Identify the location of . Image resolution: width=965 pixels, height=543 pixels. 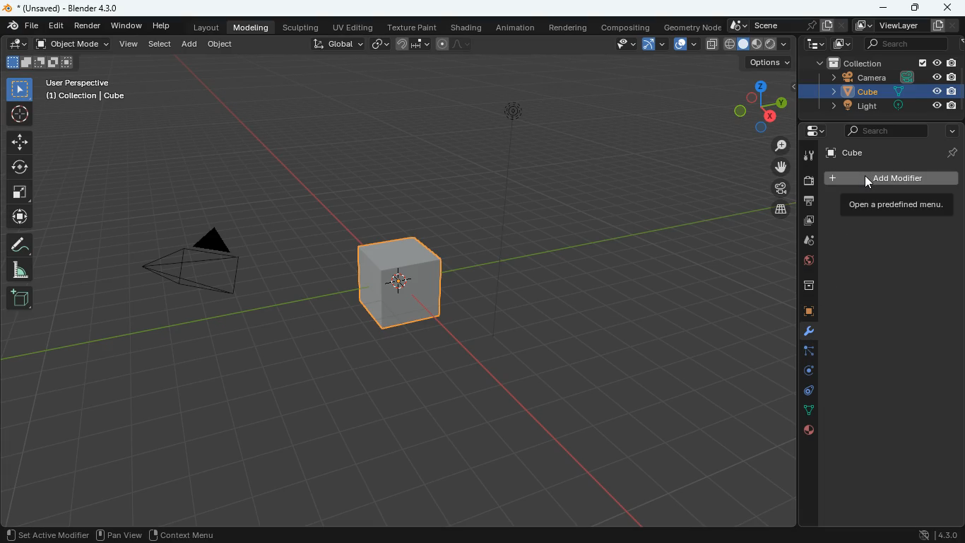
(952, 106).